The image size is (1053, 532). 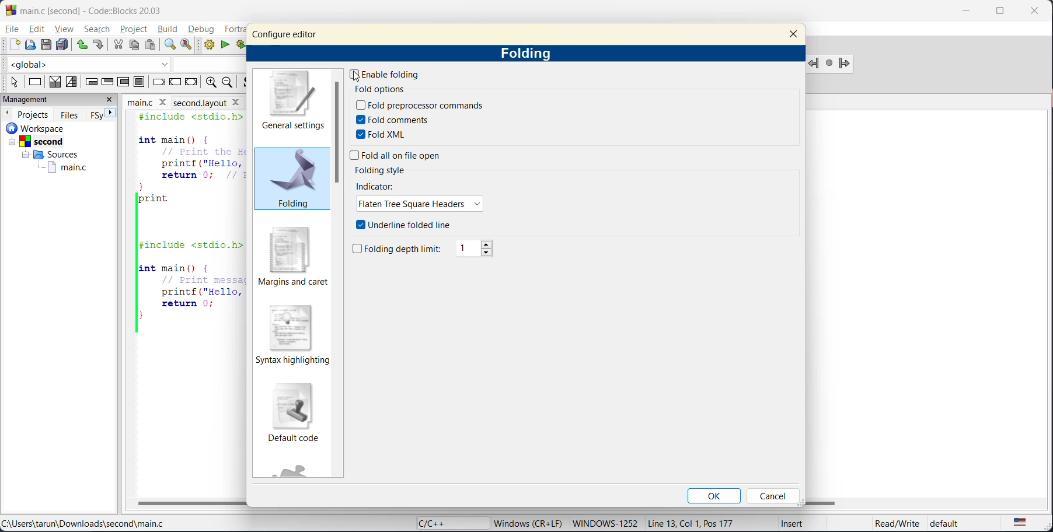 I want to click on workspace, so click(x=51, y=128).